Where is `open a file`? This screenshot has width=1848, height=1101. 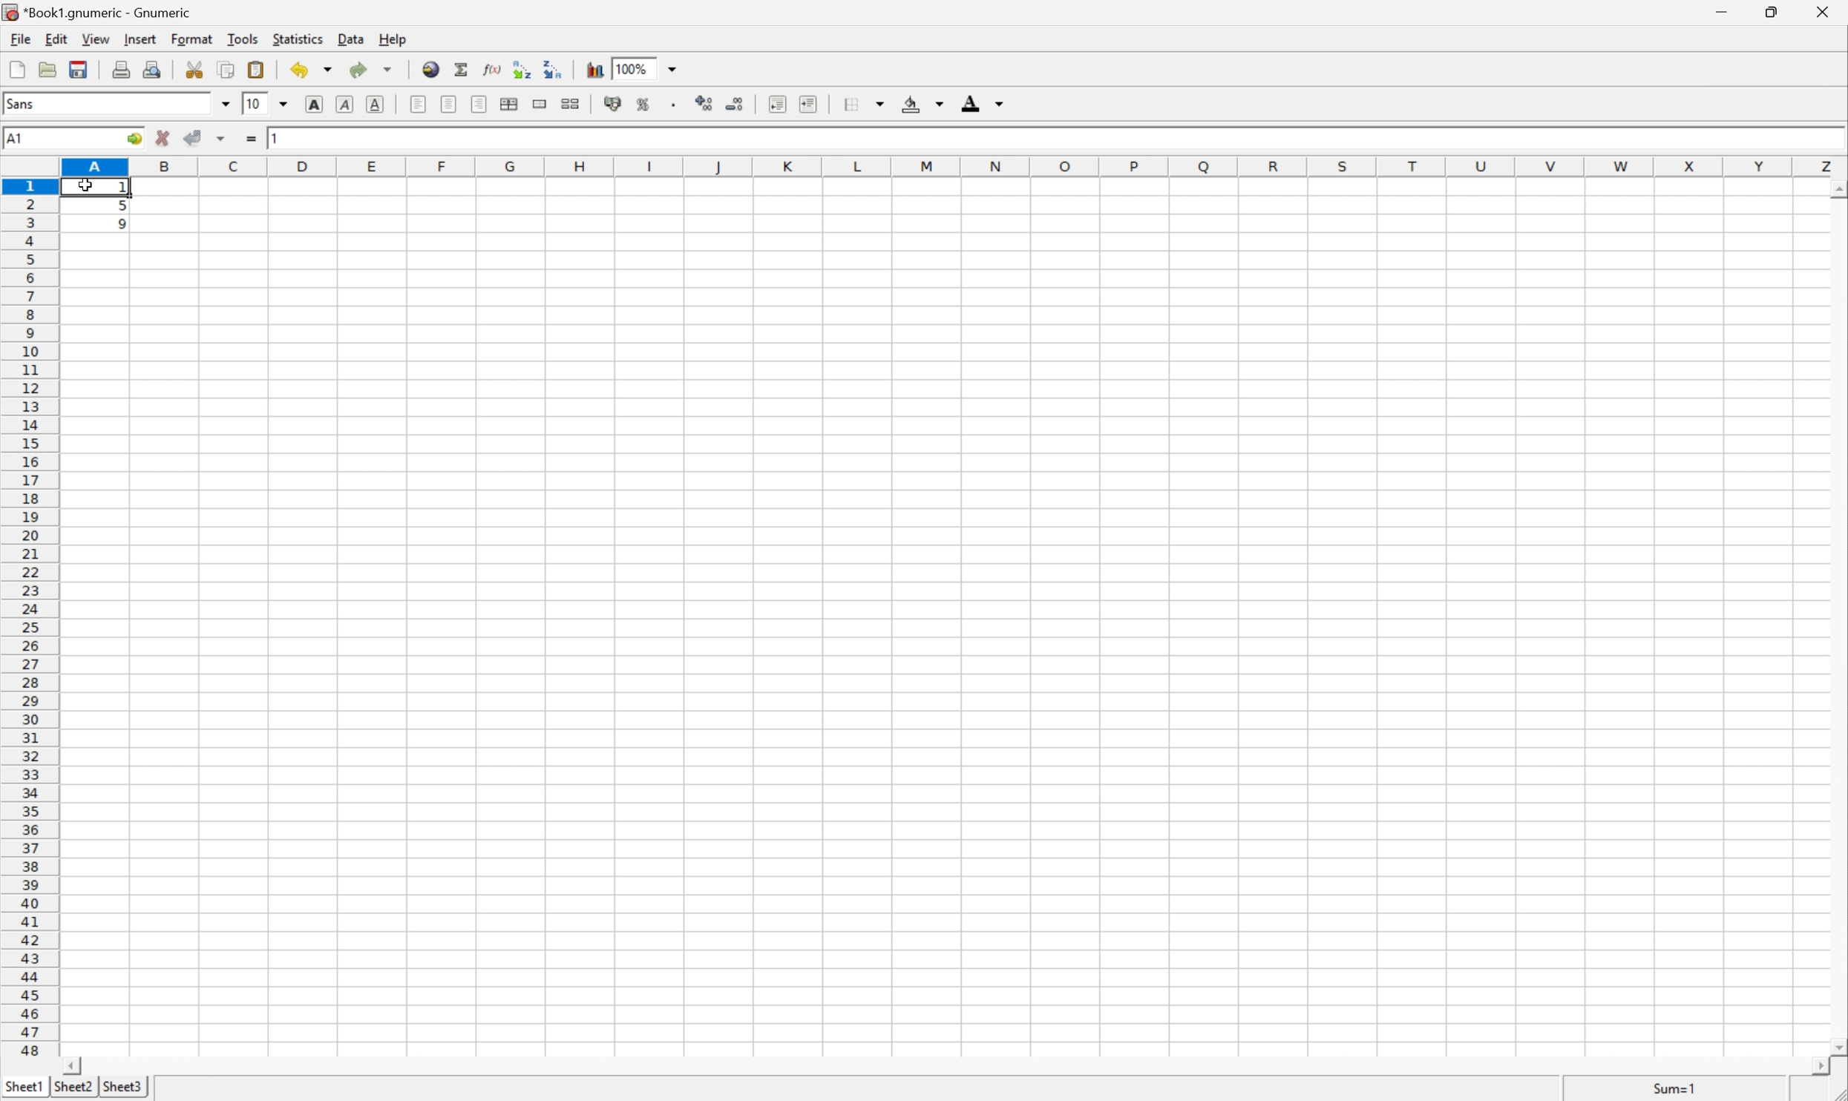
open a file is located at coordinates (45, 67).